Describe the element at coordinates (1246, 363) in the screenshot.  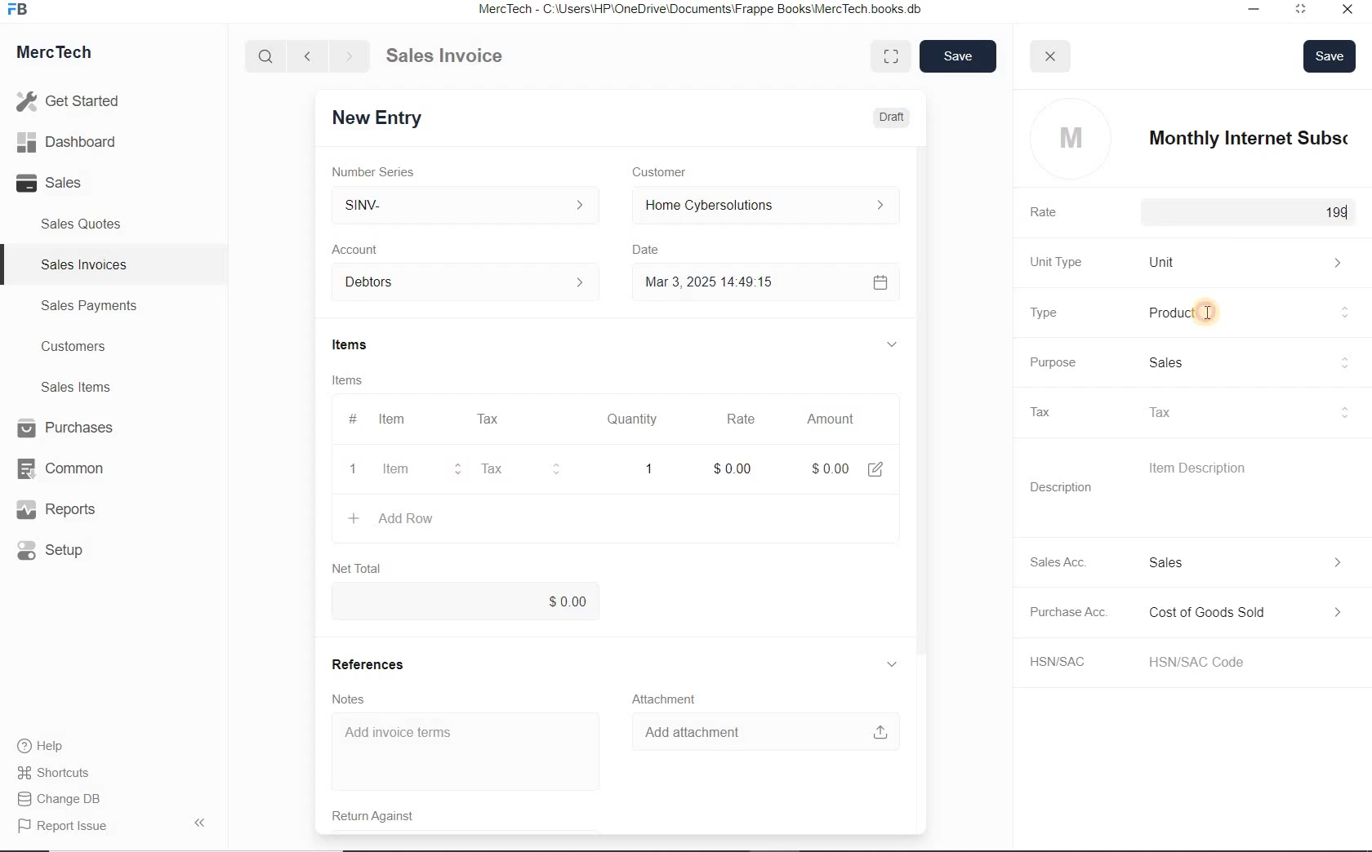
I see `Sales` at that location.